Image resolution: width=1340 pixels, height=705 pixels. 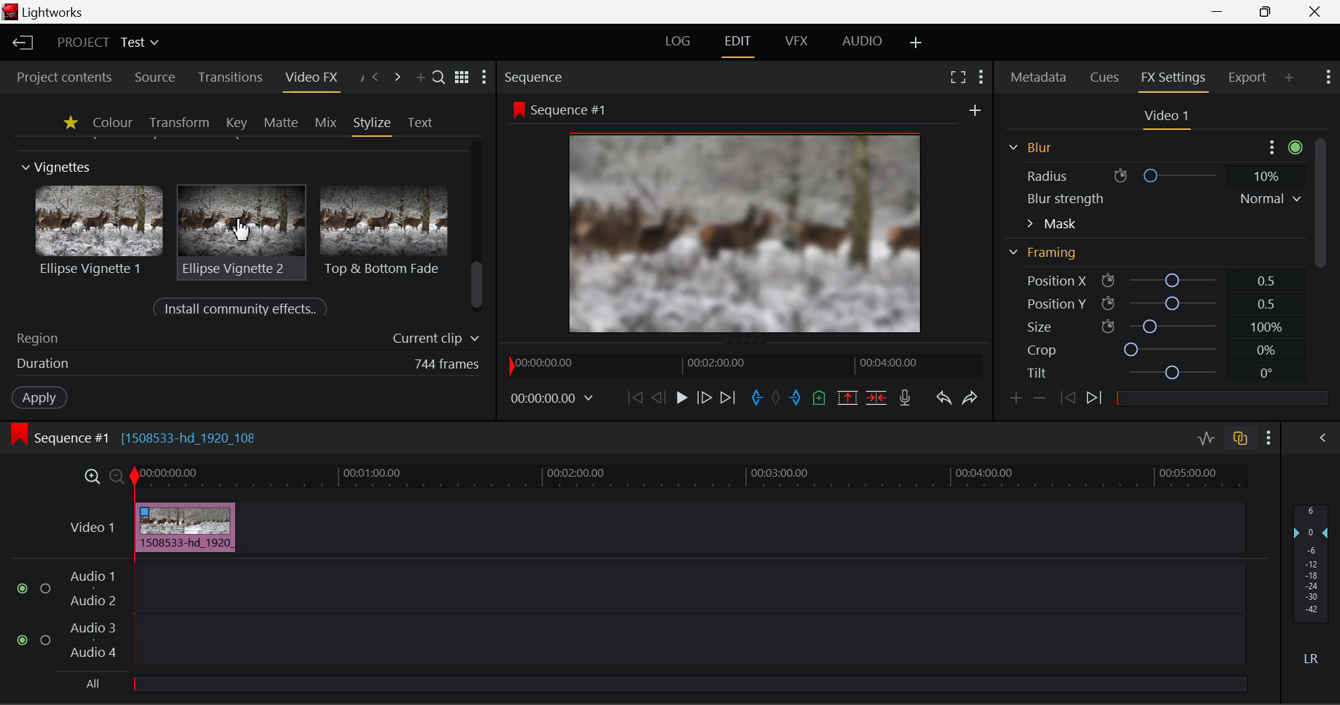 What do you see at coordinates (820, 397) in the screenshot?
I see `Mark Cue` at bounding box center [820, 397].